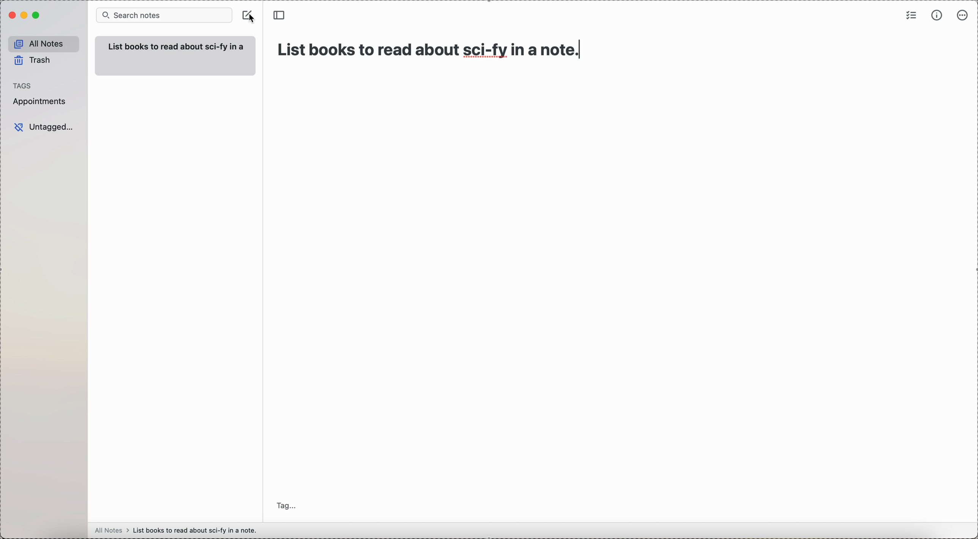  What do you see at coordinates (280, 15) in the screenshot?
I see `toggle sidebar` at bounding box center [280, 15].